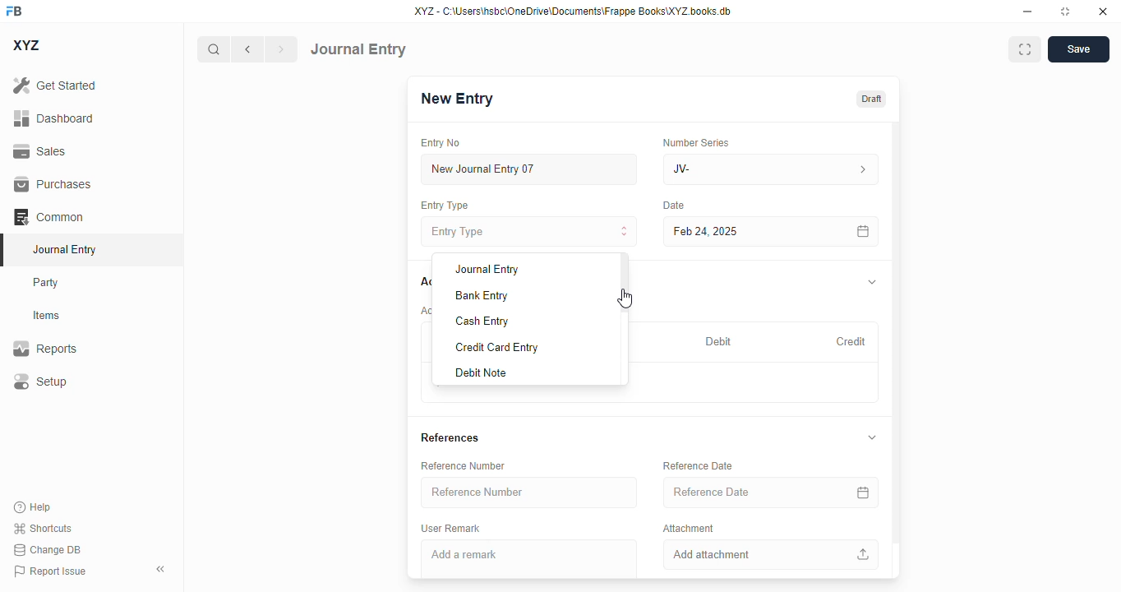 The height and width of the screenshot is (592, 1121). Describe the element at coordinates (47, 549) in the screenshot. I see `change DB` at that location.